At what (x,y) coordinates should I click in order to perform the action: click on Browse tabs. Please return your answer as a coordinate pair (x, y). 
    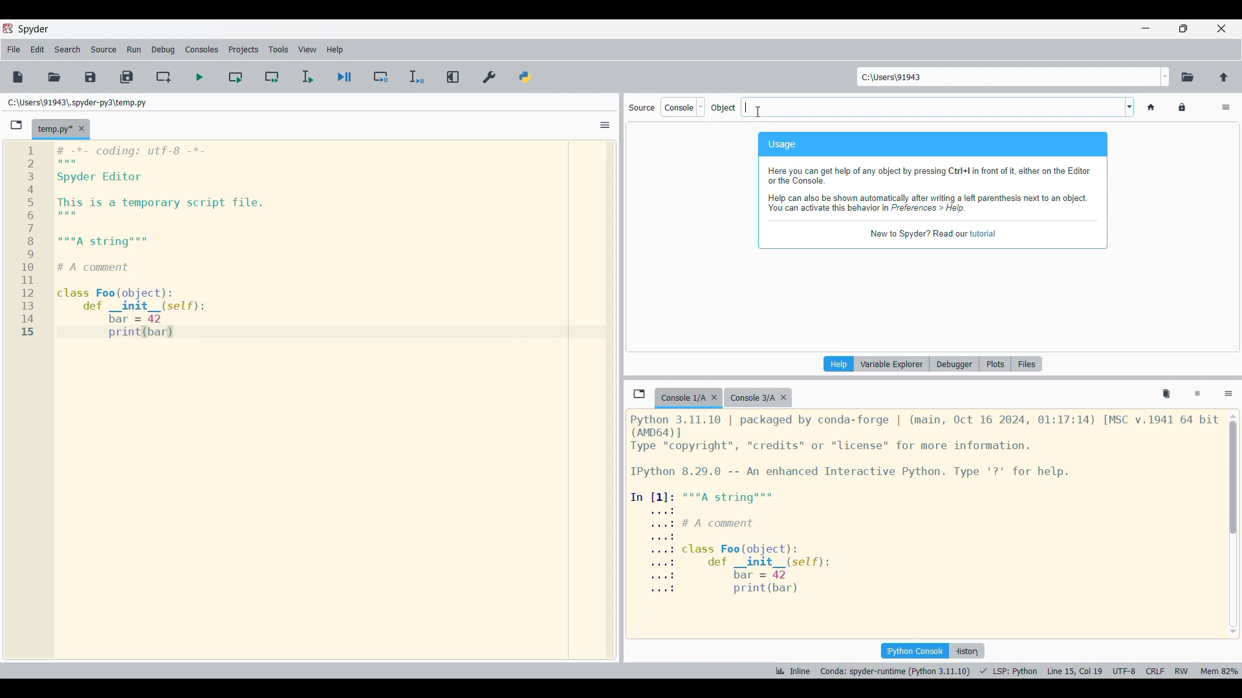
    Looking at the image, I should click on (17, 125).